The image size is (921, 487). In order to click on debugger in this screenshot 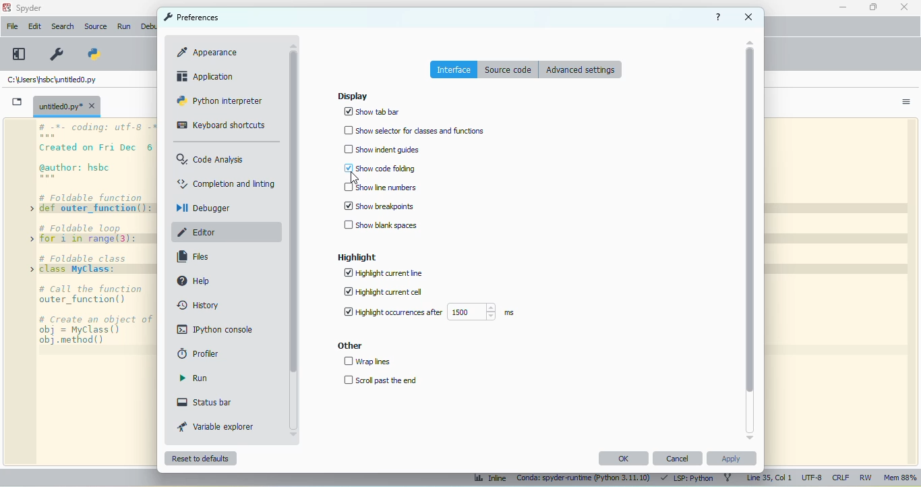, I will do `click(203, 208)`.